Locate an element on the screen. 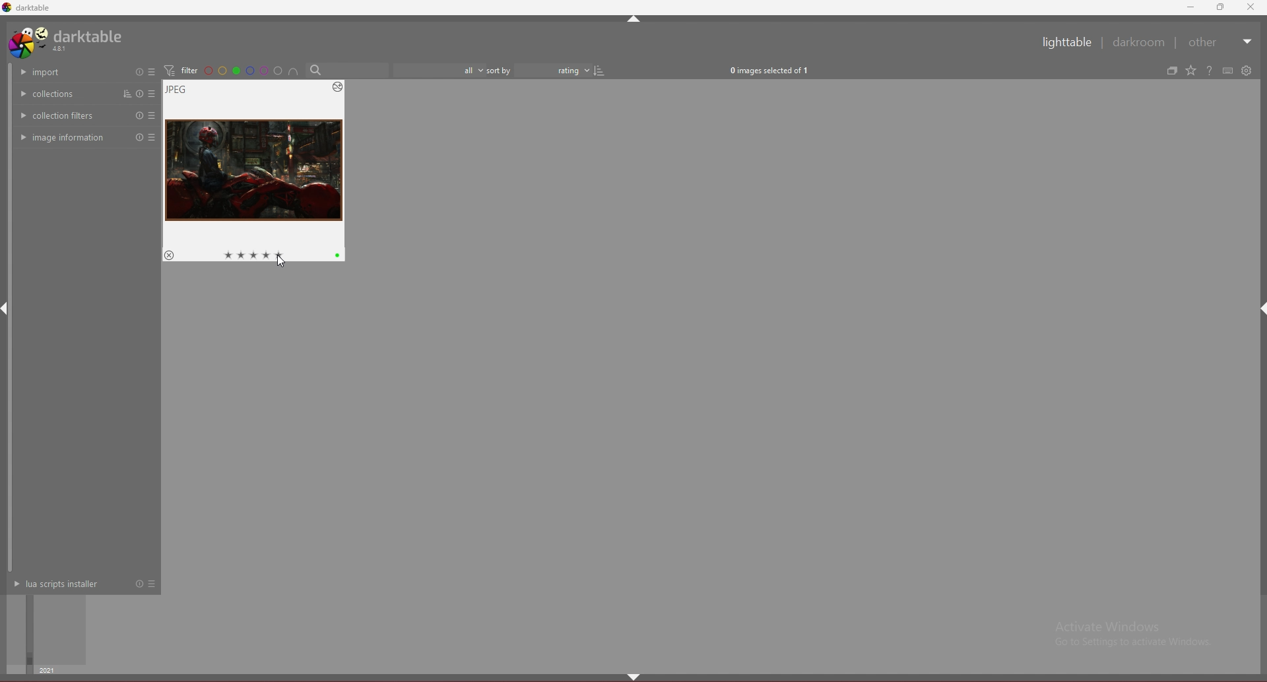 The image size is (1267, 682). presets is located at coordinates (154, 585).